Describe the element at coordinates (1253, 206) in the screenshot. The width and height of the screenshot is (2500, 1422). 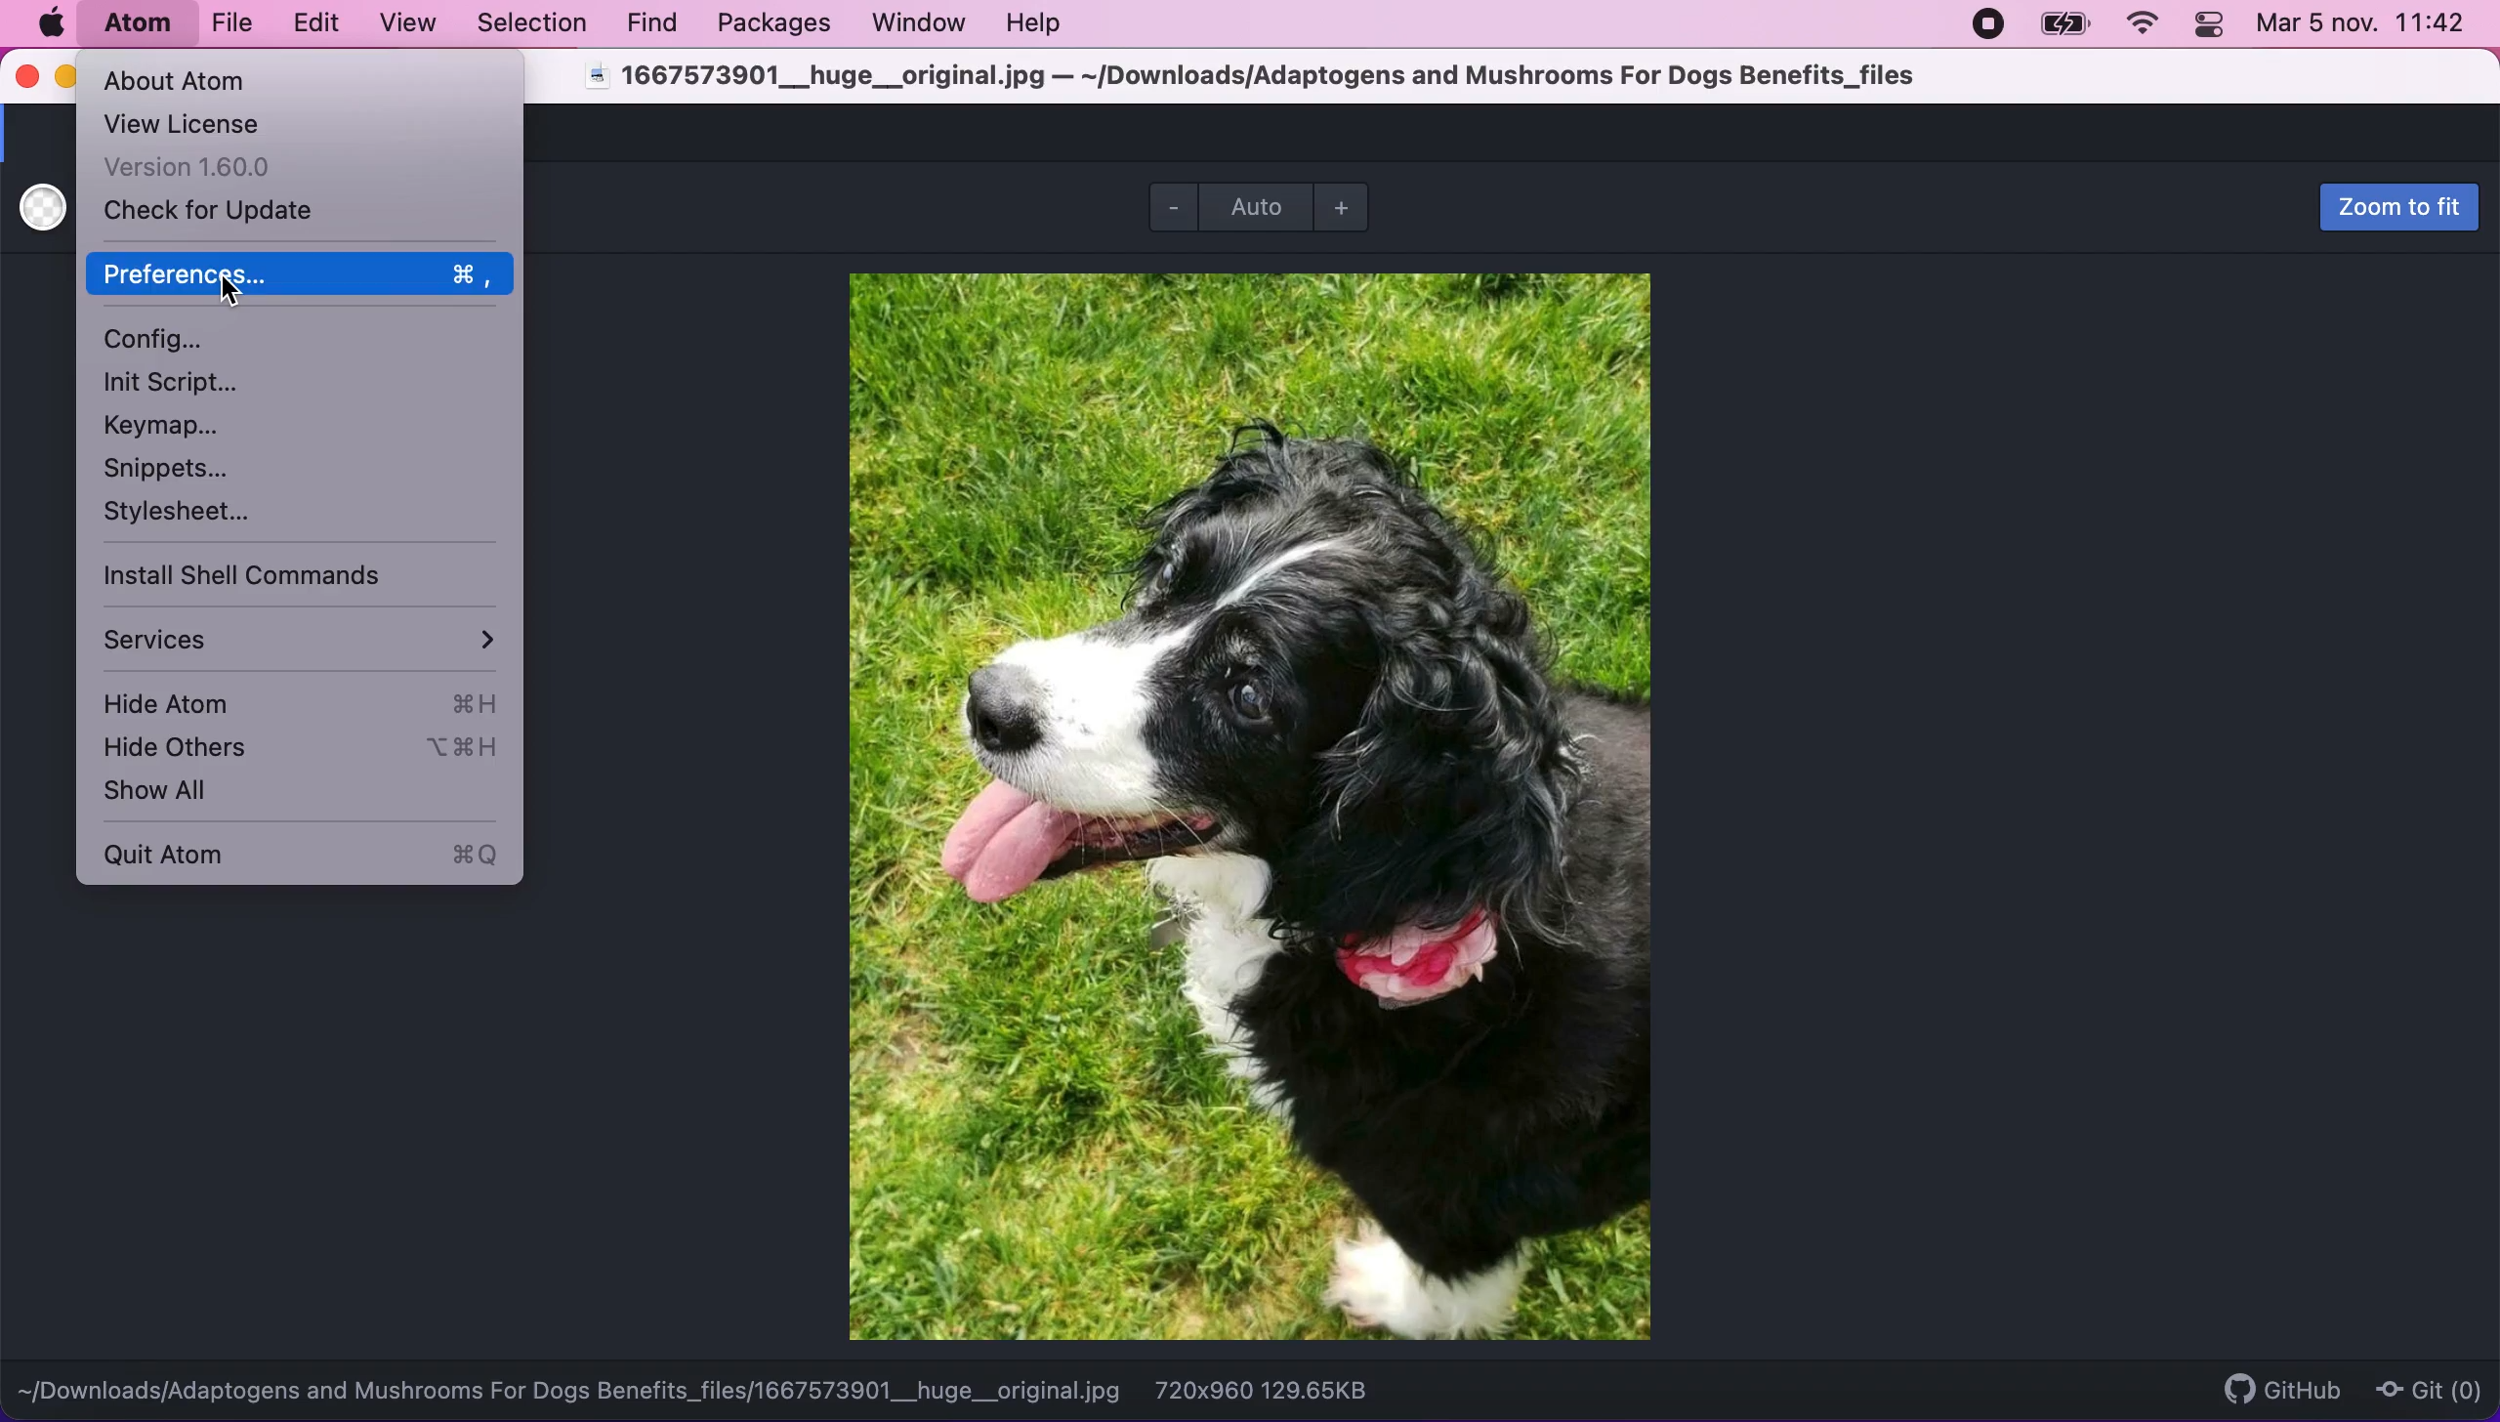
I see `auto` at that location.